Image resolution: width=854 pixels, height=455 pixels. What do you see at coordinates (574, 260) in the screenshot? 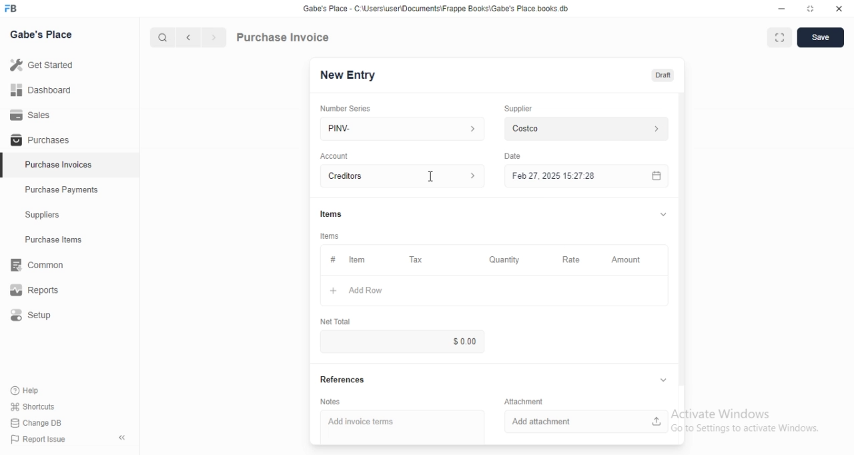
I see `Rate` at bounding box center [574, 260].